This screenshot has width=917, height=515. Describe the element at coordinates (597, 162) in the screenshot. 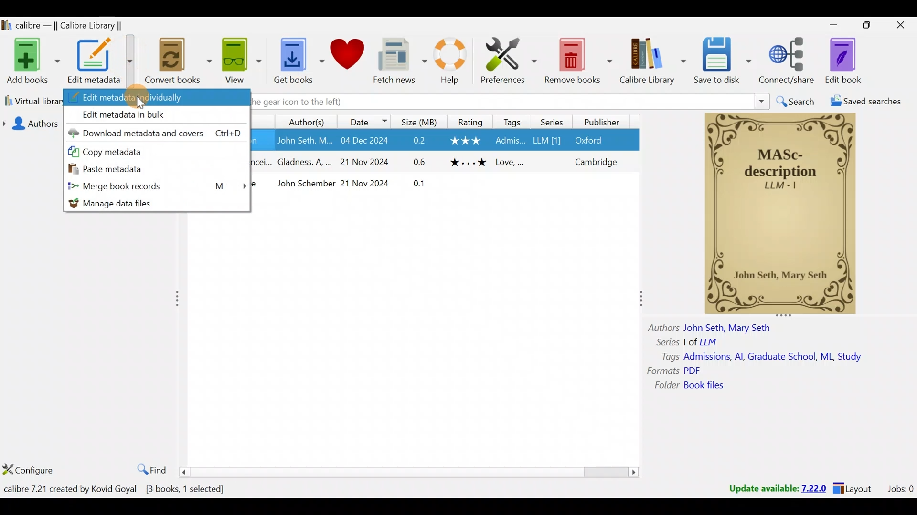

I see `` at that location.